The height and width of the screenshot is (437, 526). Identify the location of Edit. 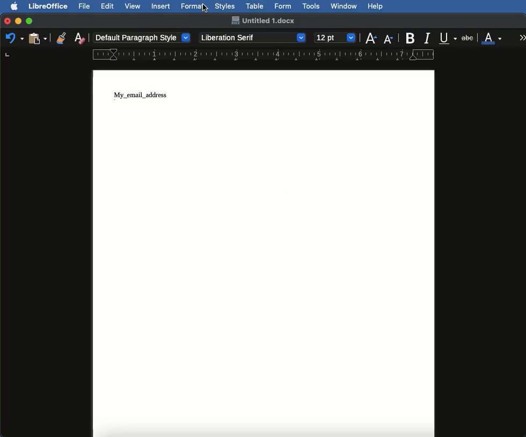
(107, 6).